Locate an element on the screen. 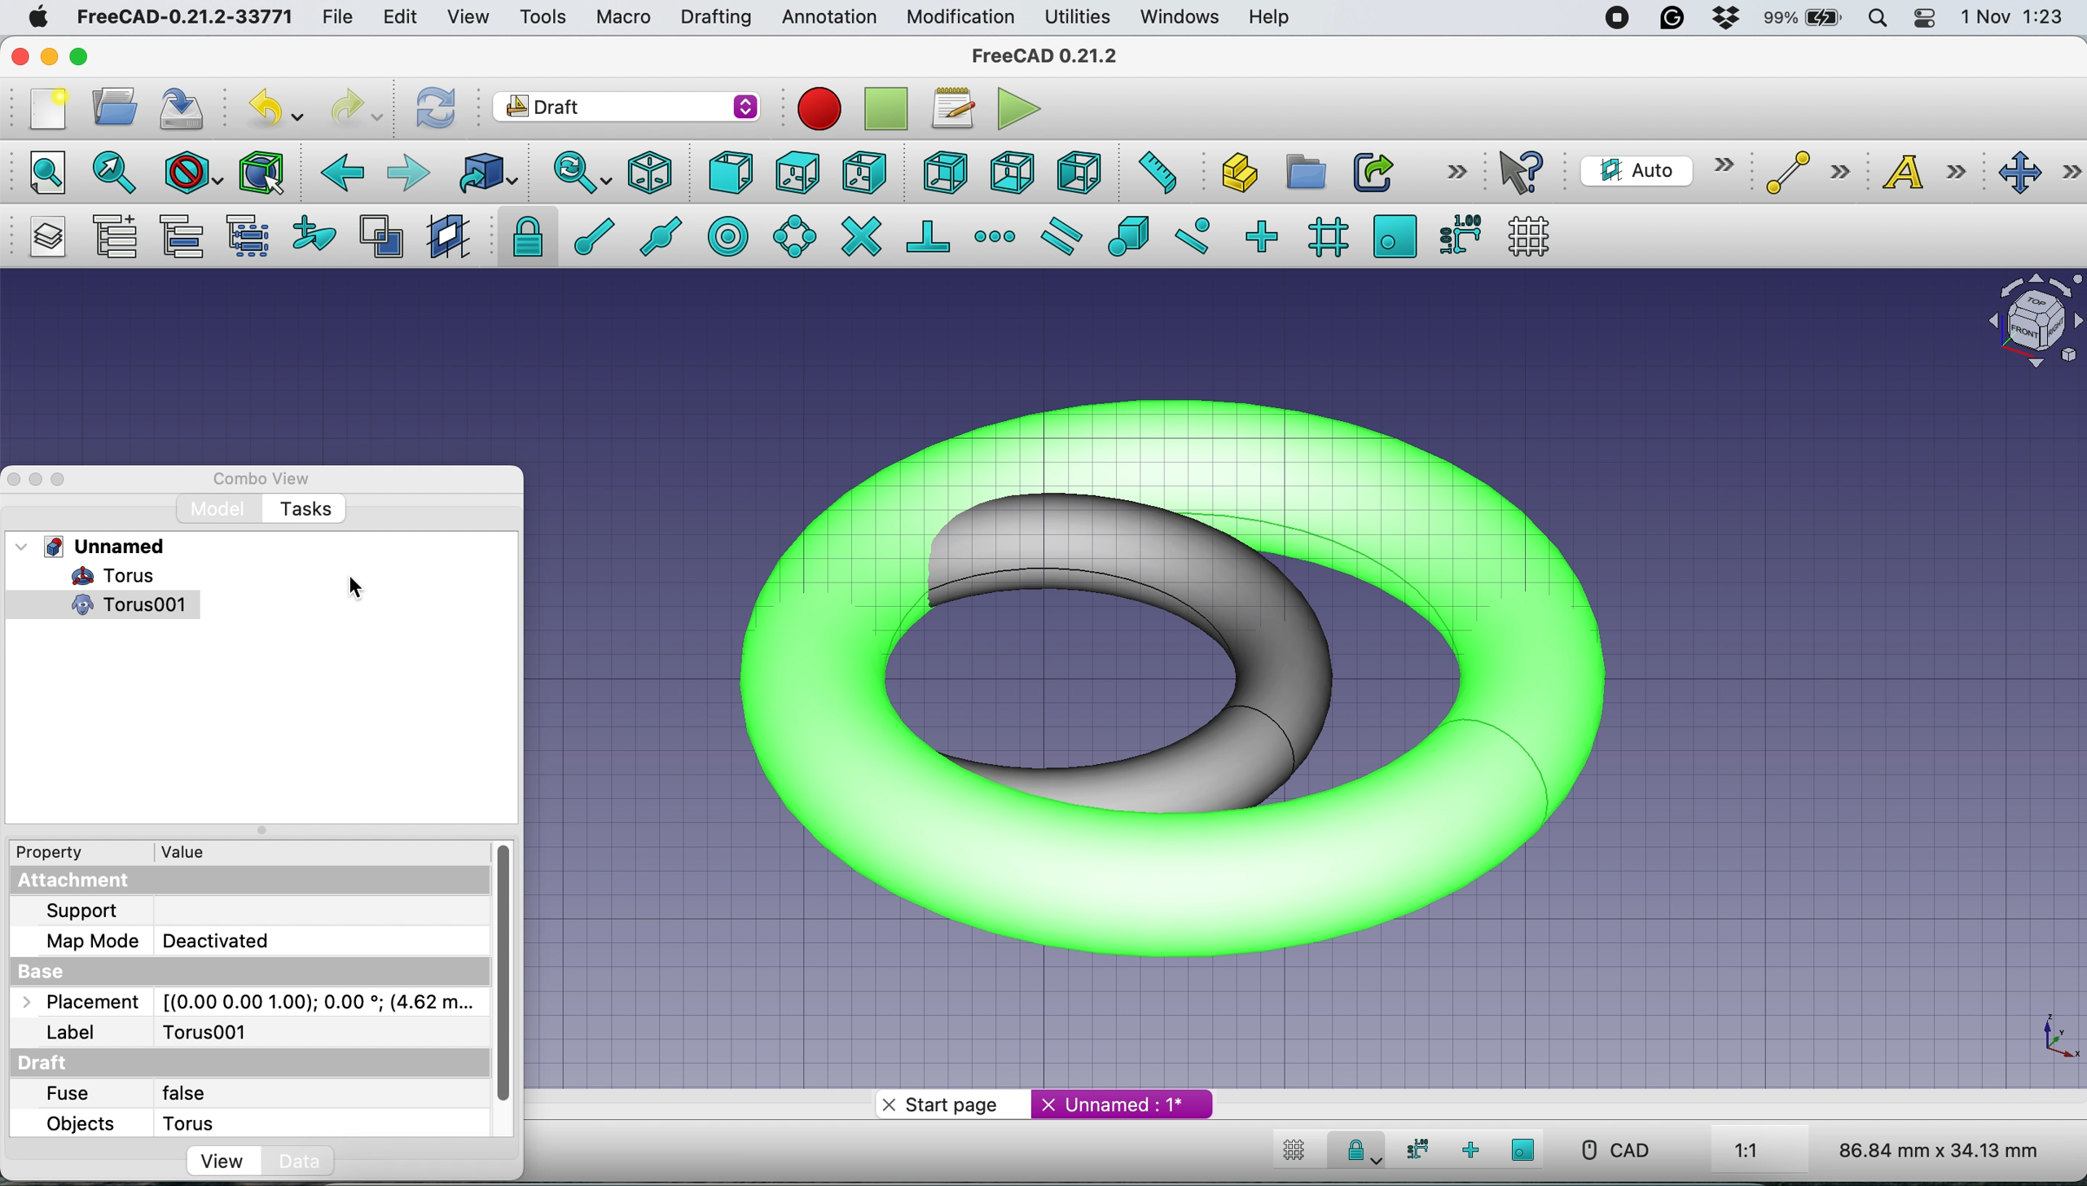  snap ortho is located at coordinates (1468, 1149).